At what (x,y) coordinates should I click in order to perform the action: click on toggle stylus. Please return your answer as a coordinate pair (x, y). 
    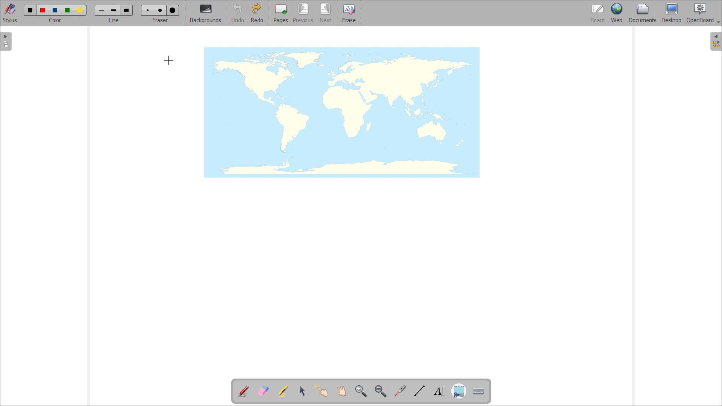
    Looking at the image, I should click on (11, 13).